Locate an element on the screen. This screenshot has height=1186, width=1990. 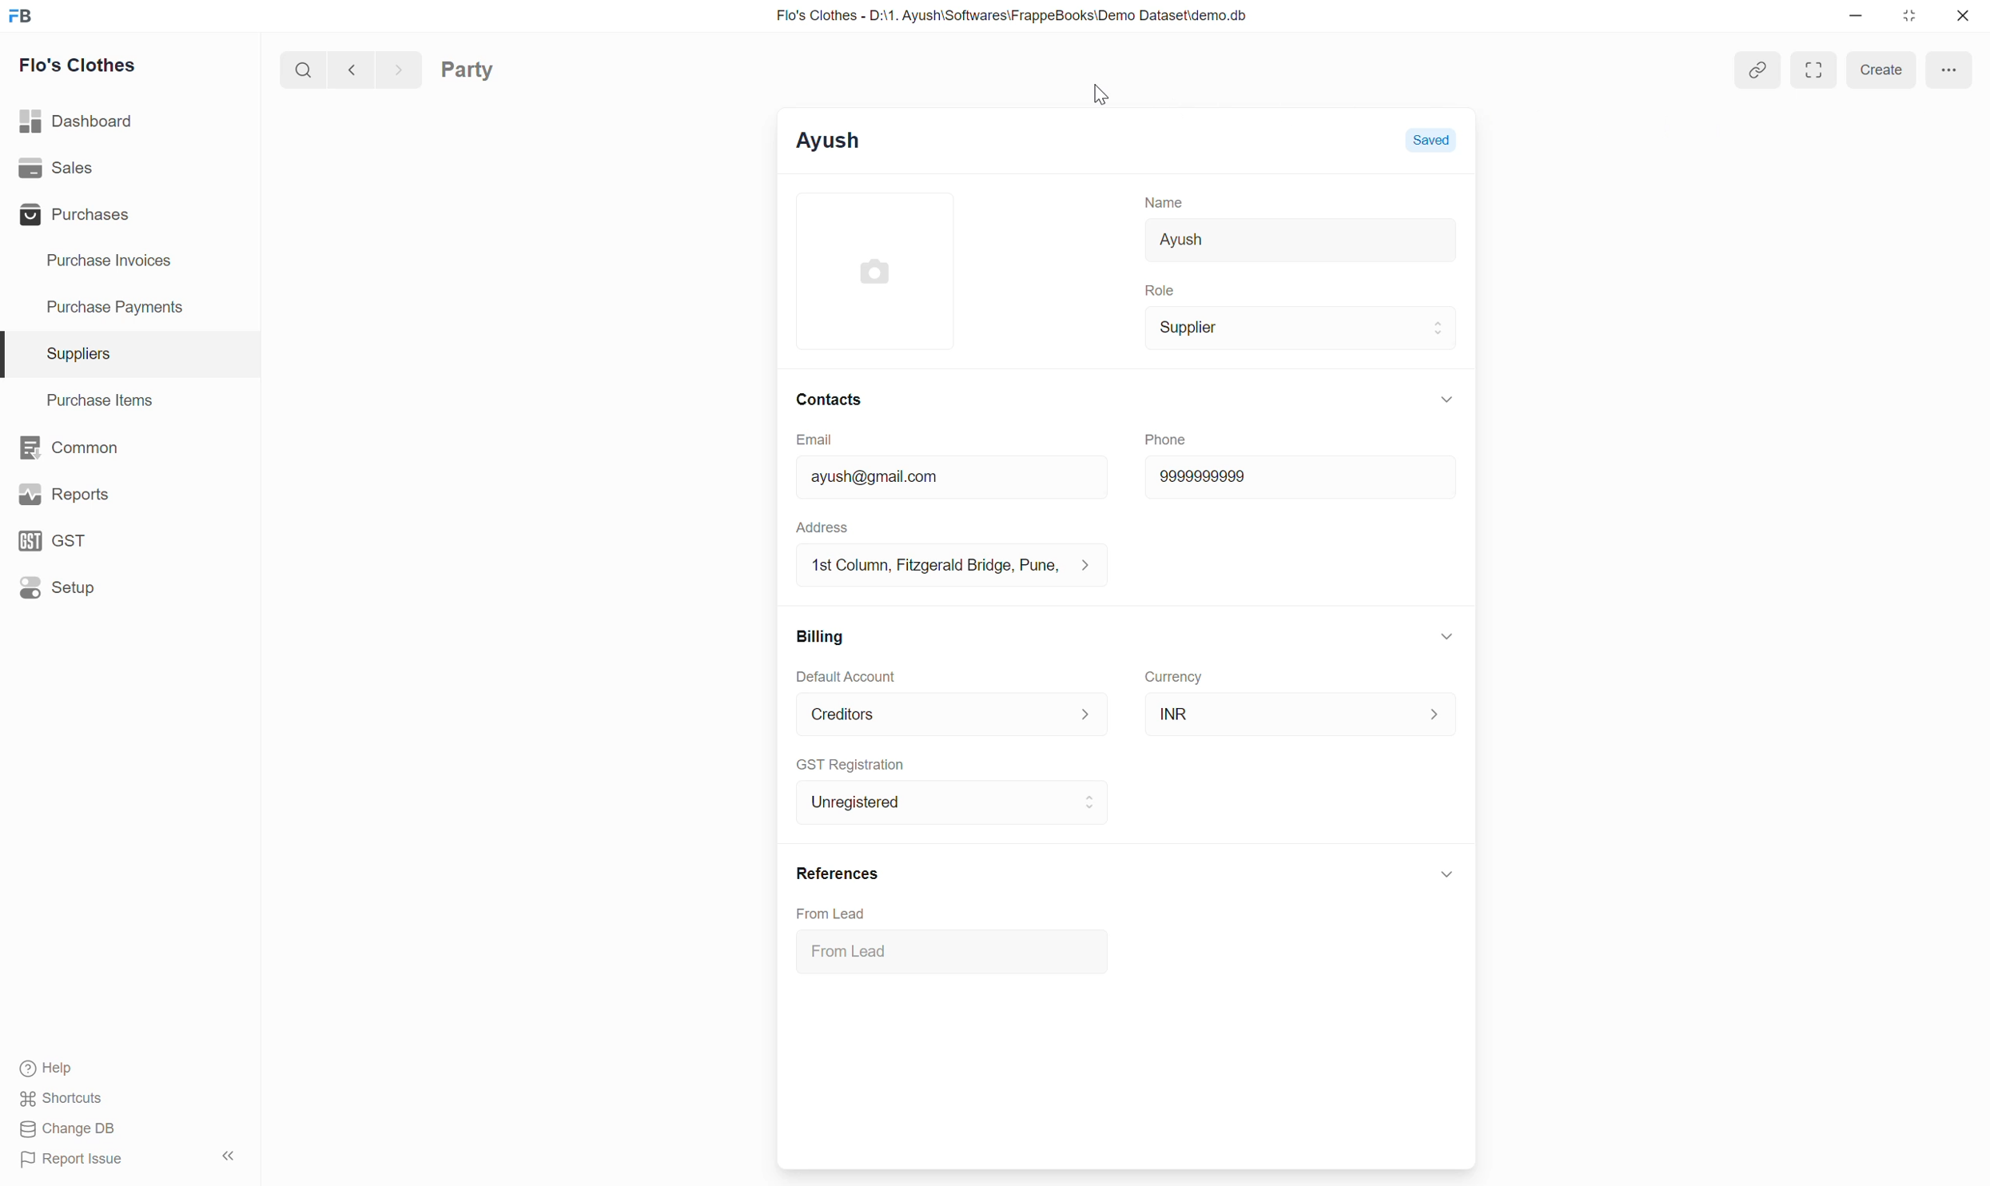
Change dimension is located at coordinates (1909, 16).